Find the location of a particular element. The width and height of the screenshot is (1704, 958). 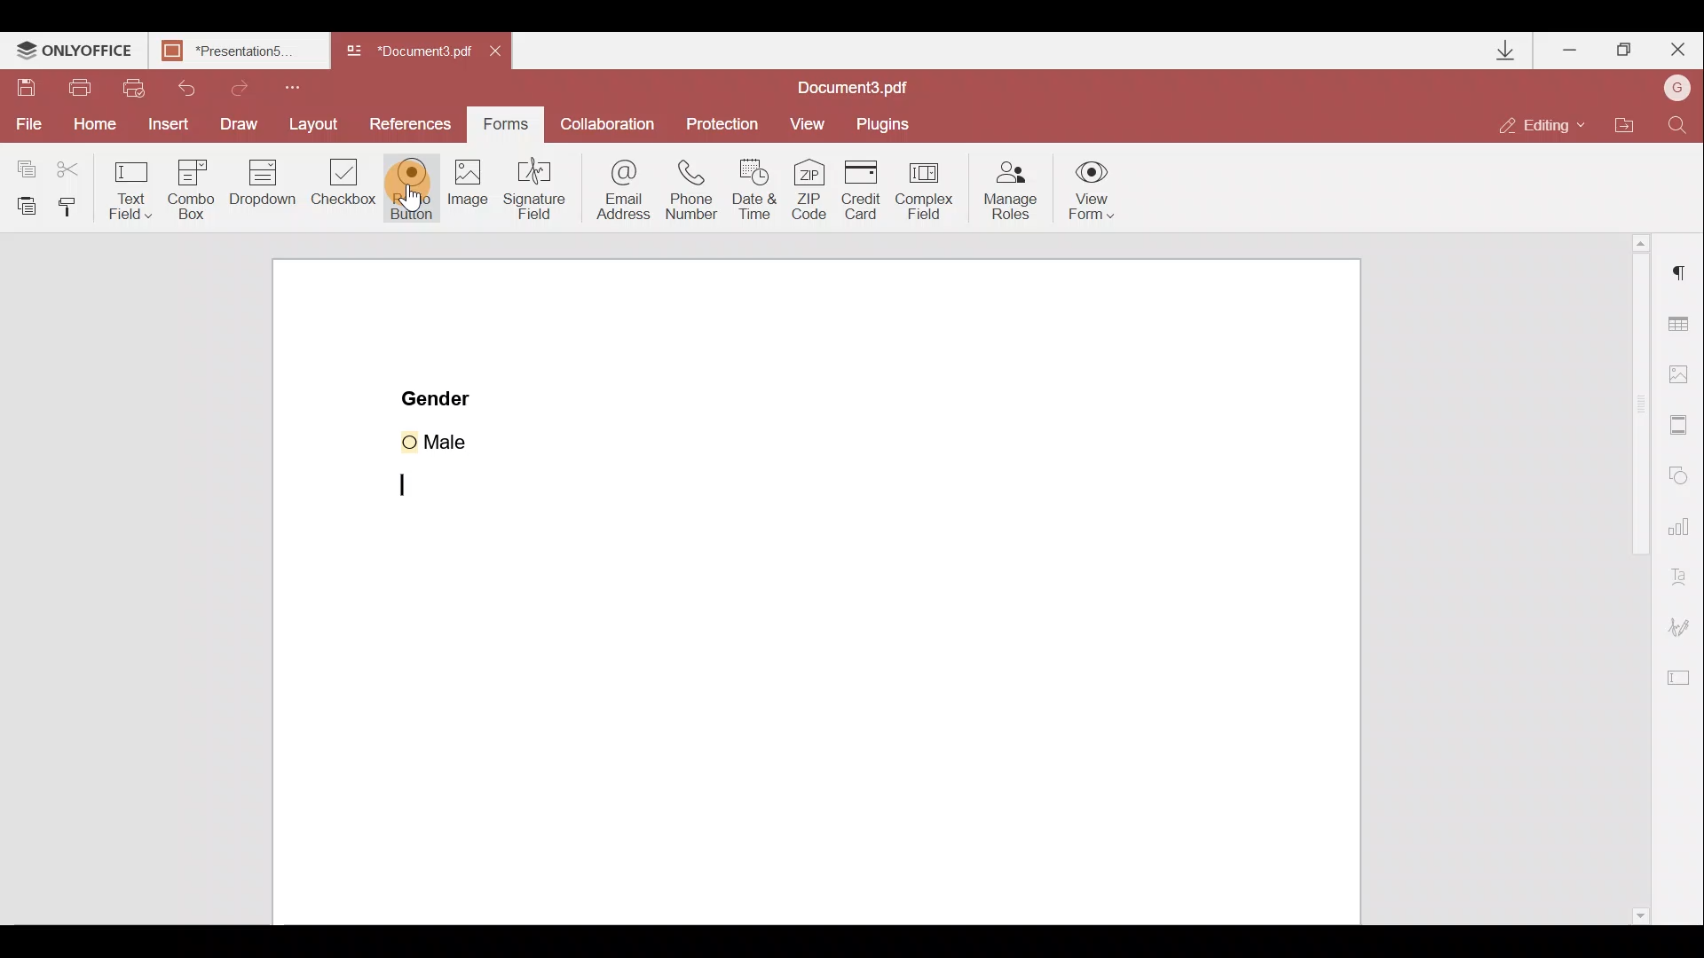

Text field is located at coordinates (128, 187).